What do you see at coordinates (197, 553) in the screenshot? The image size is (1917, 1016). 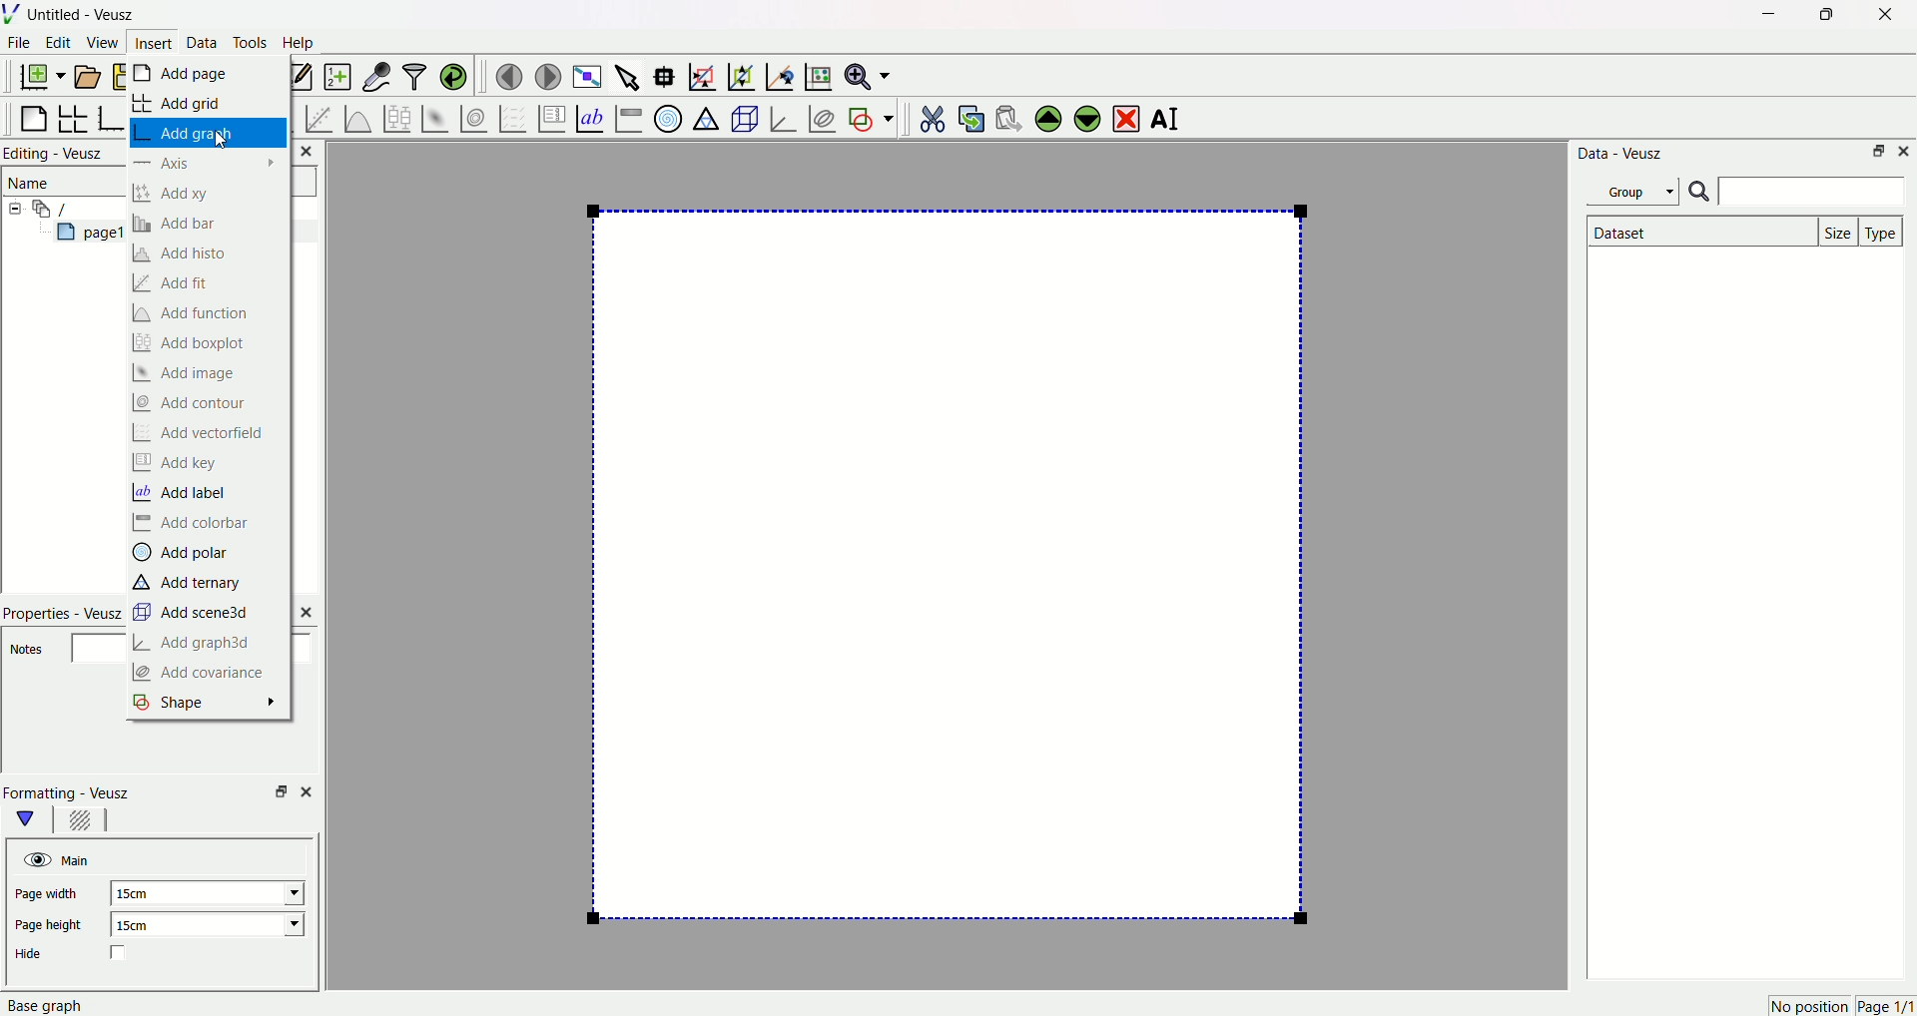 I see `Add polar` at bounding box center [197, 553].